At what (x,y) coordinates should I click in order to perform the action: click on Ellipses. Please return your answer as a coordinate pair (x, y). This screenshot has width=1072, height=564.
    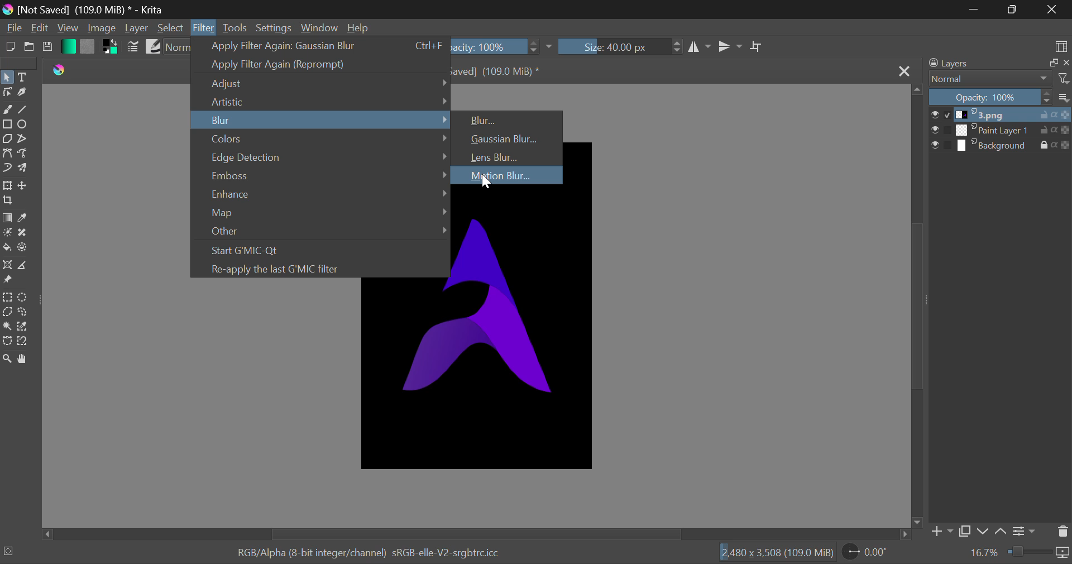
    Looking at the image, I should click on (24, 125).